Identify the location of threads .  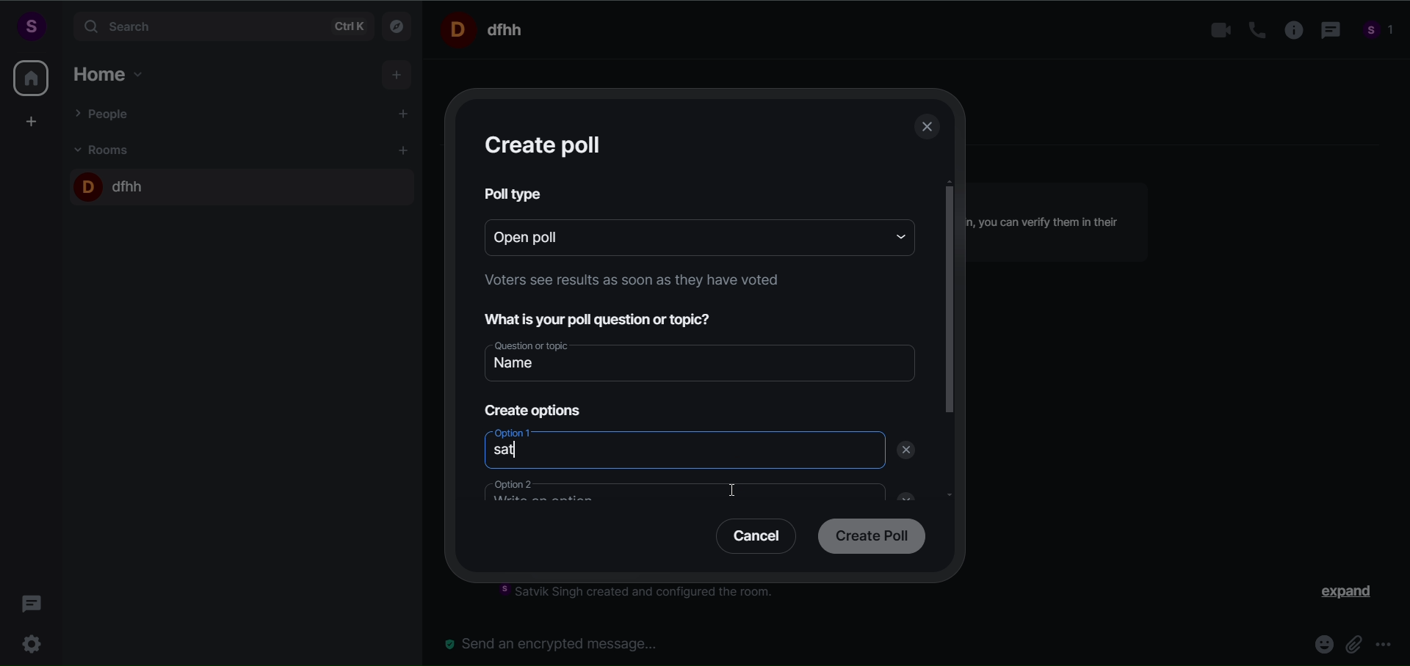
(32, 599).